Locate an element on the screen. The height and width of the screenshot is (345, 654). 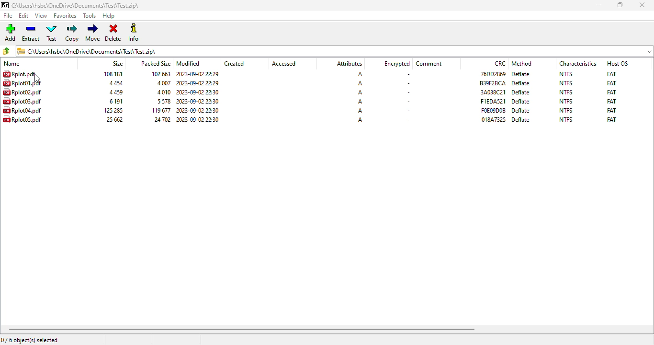
add is located at coordinates (10, 33).